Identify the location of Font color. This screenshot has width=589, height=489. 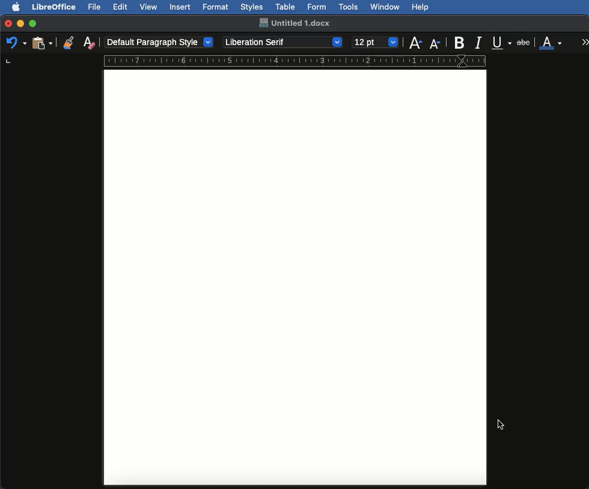
(551, 41).